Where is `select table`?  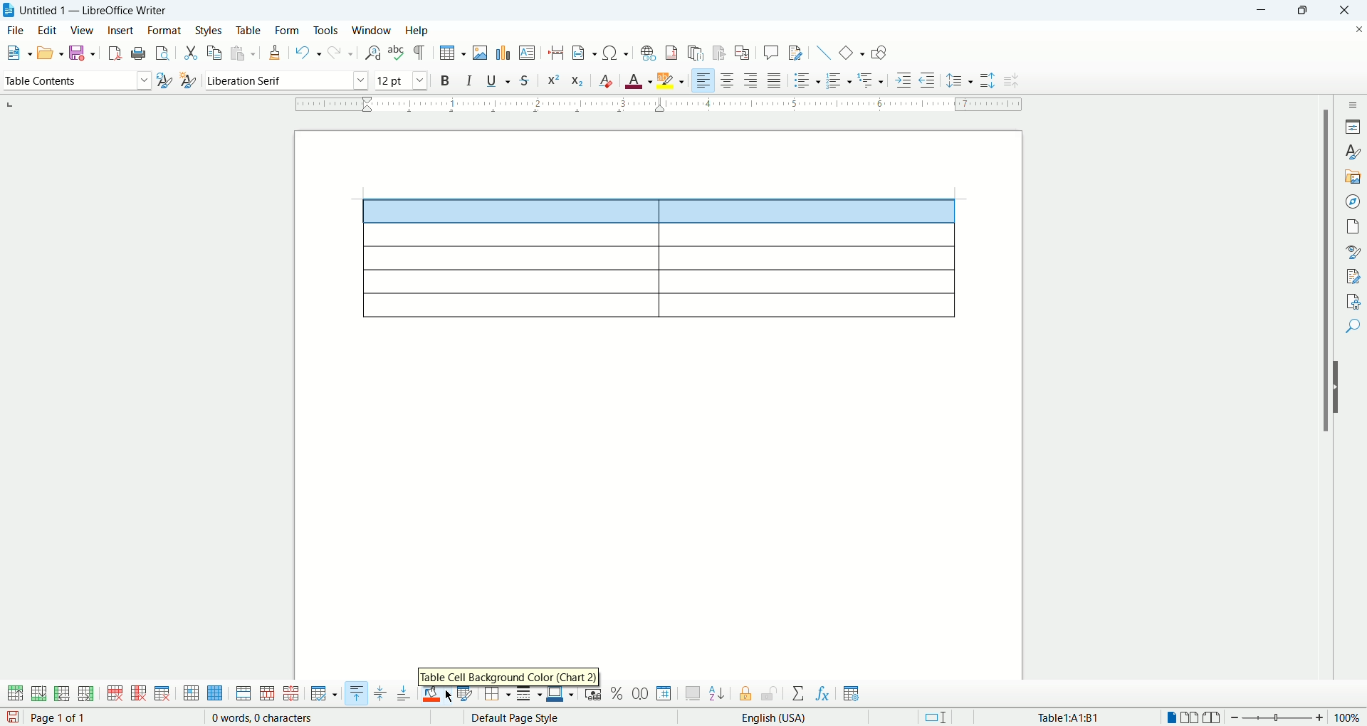 select table is located at coordinates (215, 694).